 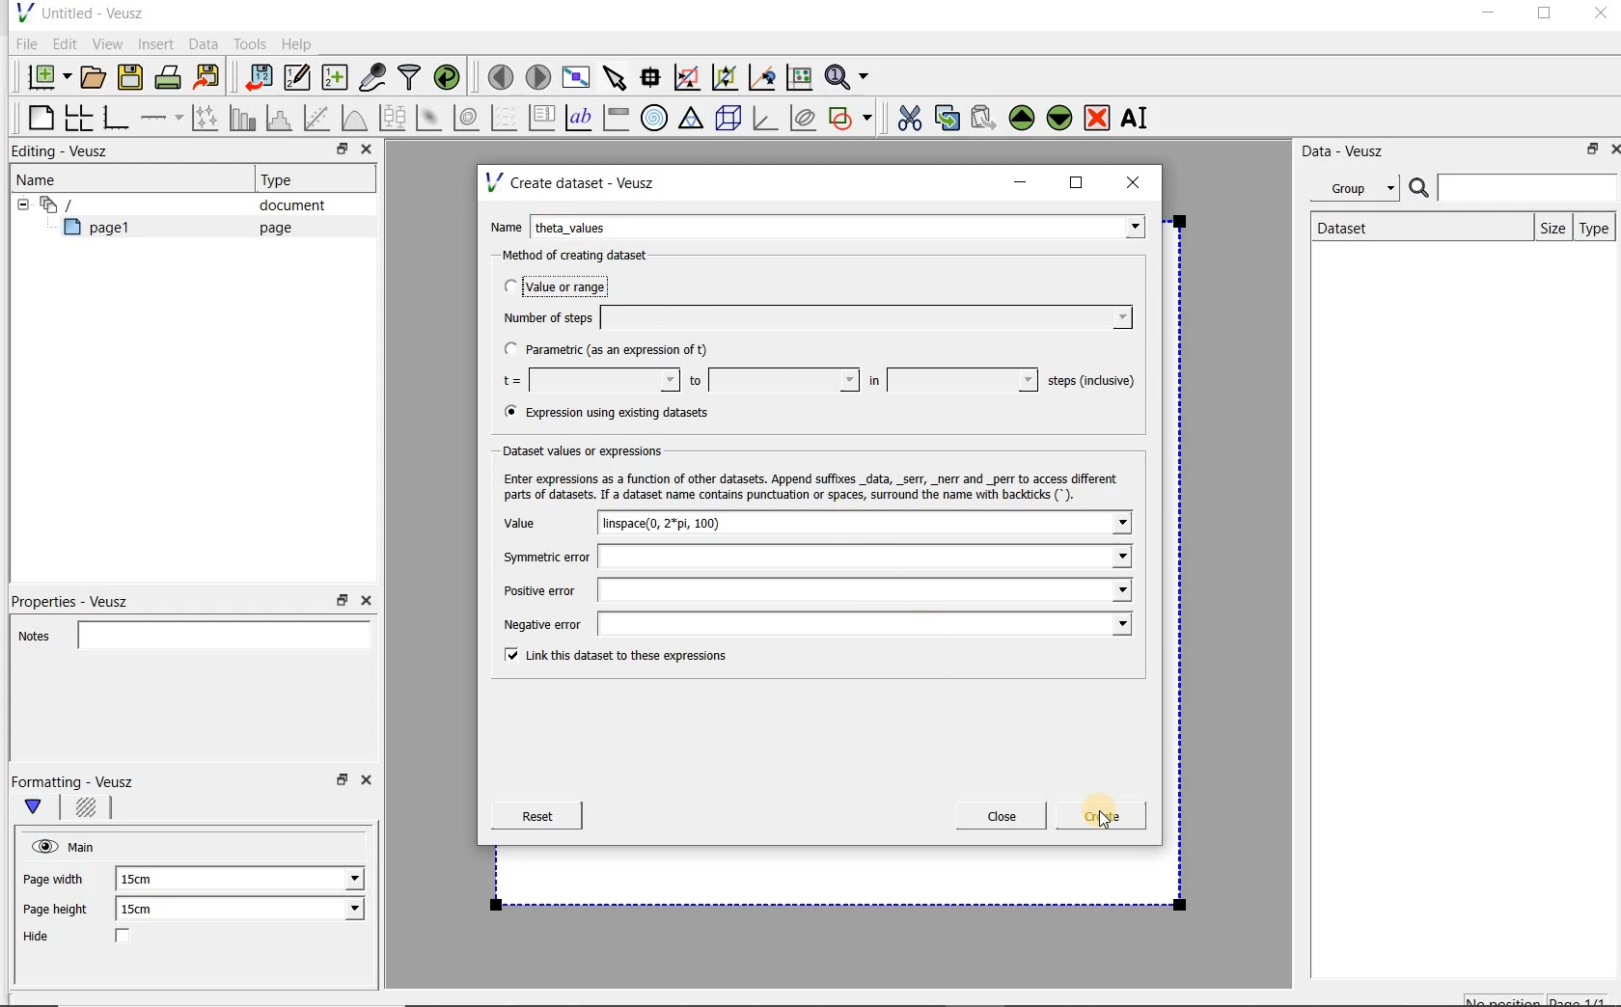 What do you see at coordinates (948, 117) in the screenshot?
I see `copy the selected widget` at bounding box center [948, 117].